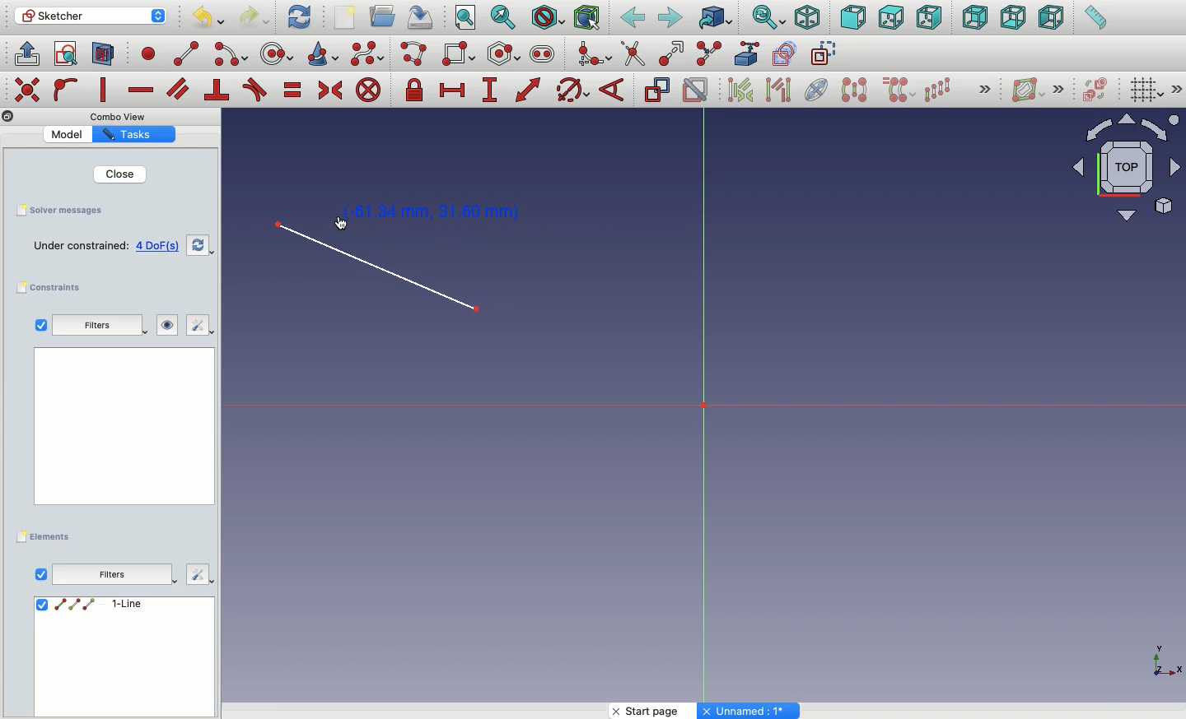 The image size is (1186, 719). I want to click on B-spline, so click(367, 54).